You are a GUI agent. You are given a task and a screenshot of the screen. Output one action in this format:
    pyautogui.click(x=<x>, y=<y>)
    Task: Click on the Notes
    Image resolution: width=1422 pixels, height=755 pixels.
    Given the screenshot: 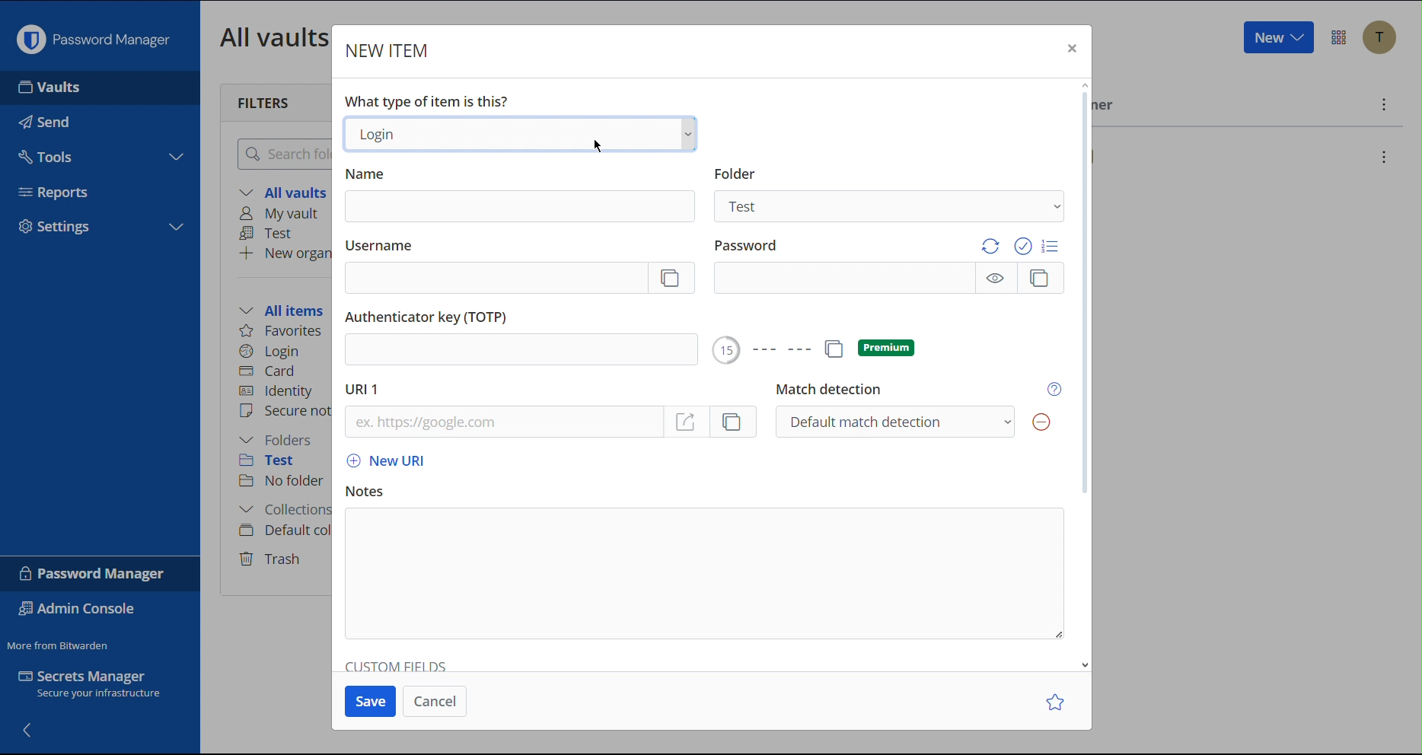 What is the action you would take?
    pyautogui.click(x=704, y=573)
    